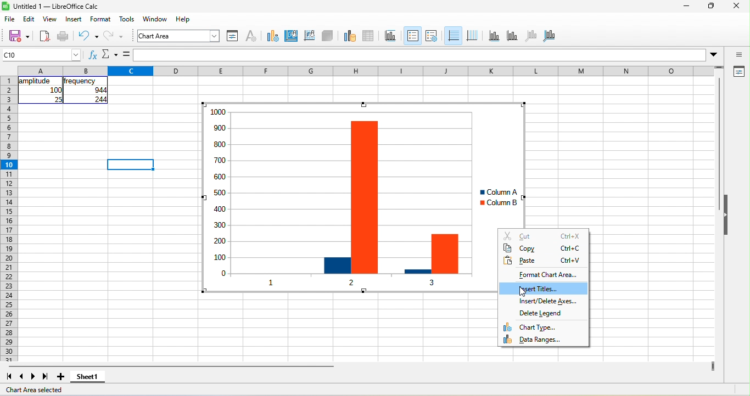 The height and width of the screenshot is (396, 750). I want to click on insert titles, highlighted by cursor, so click(544, 288).